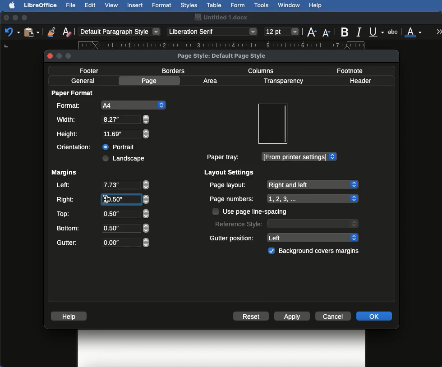  I want to click on Size decrease, so click(328, 32).